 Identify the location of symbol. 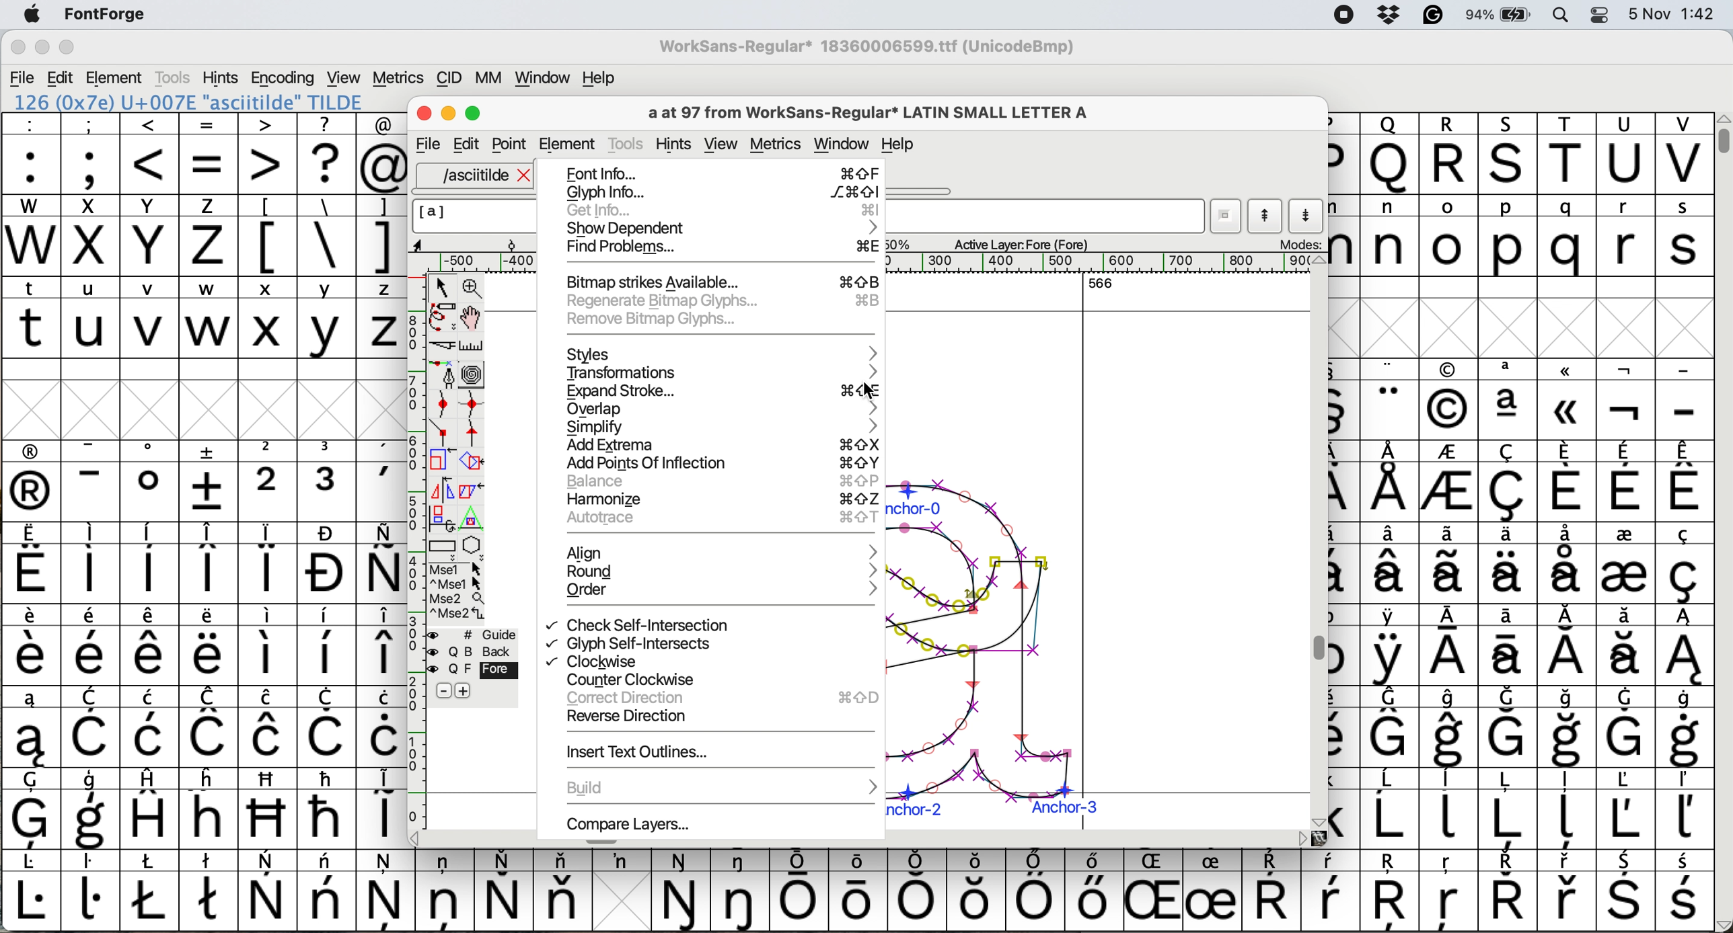
(1451, 727).